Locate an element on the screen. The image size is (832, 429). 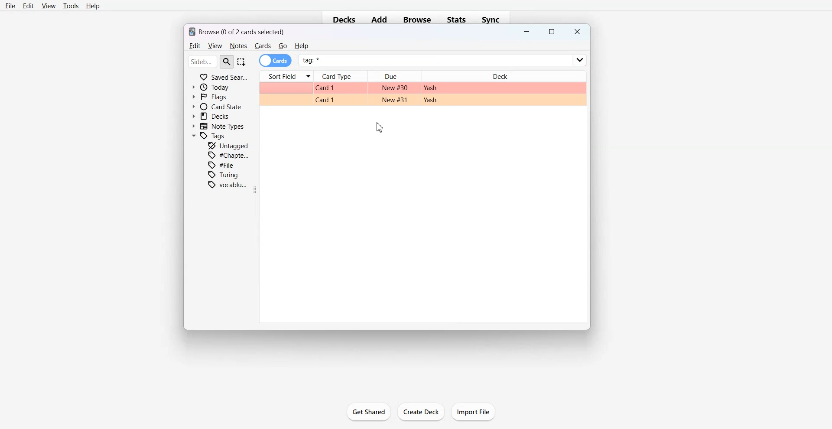
Import File is located at coordinates (474, 412).